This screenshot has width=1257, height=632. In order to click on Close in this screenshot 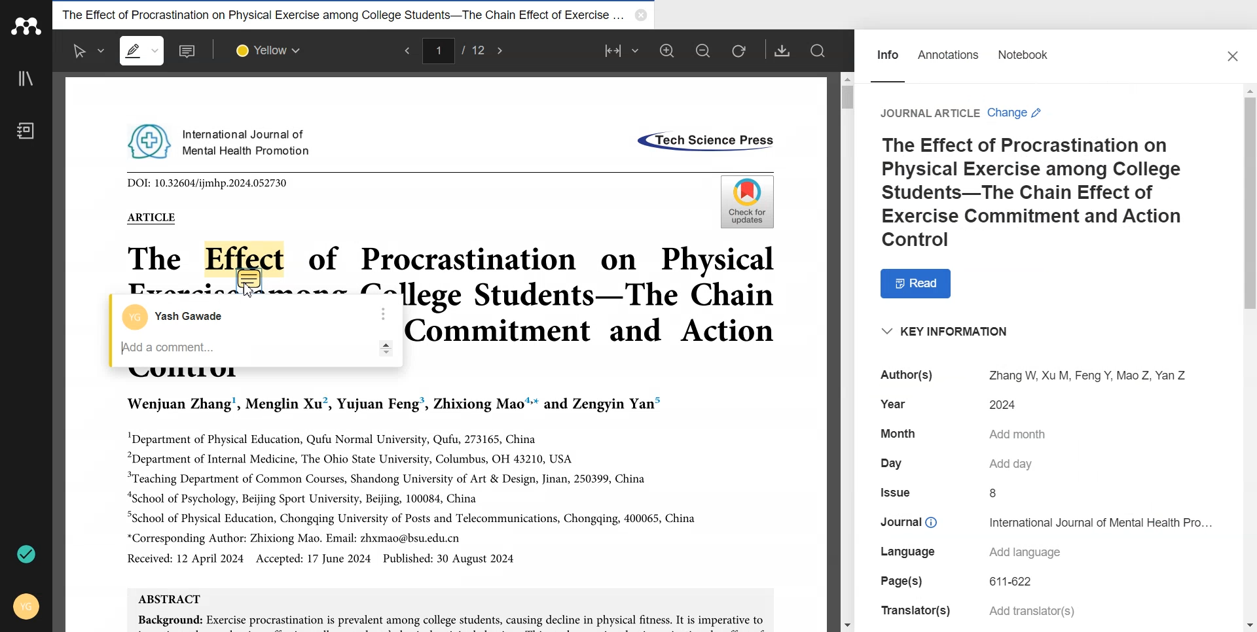, I will do `click(1235, 58)`.